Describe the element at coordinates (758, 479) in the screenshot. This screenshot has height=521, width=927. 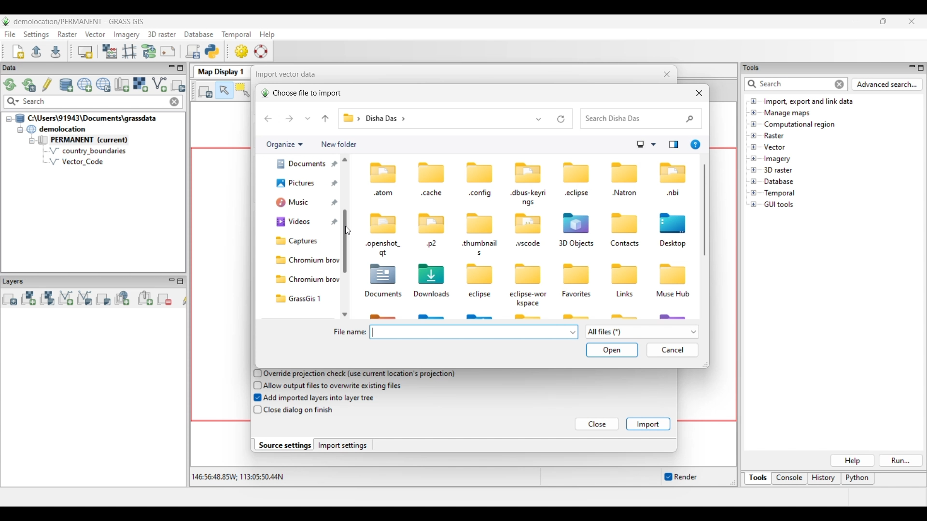
I see `Tools, current selection` at that location.